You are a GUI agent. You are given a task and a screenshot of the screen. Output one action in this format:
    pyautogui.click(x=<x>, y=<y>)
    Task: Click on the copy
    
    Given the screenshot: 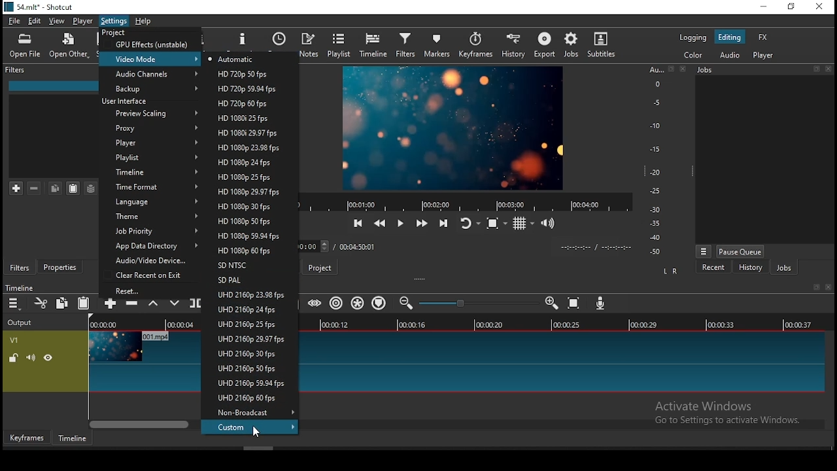 What is the action you would take?
    pyautogui.click(x=63, y=305)
    